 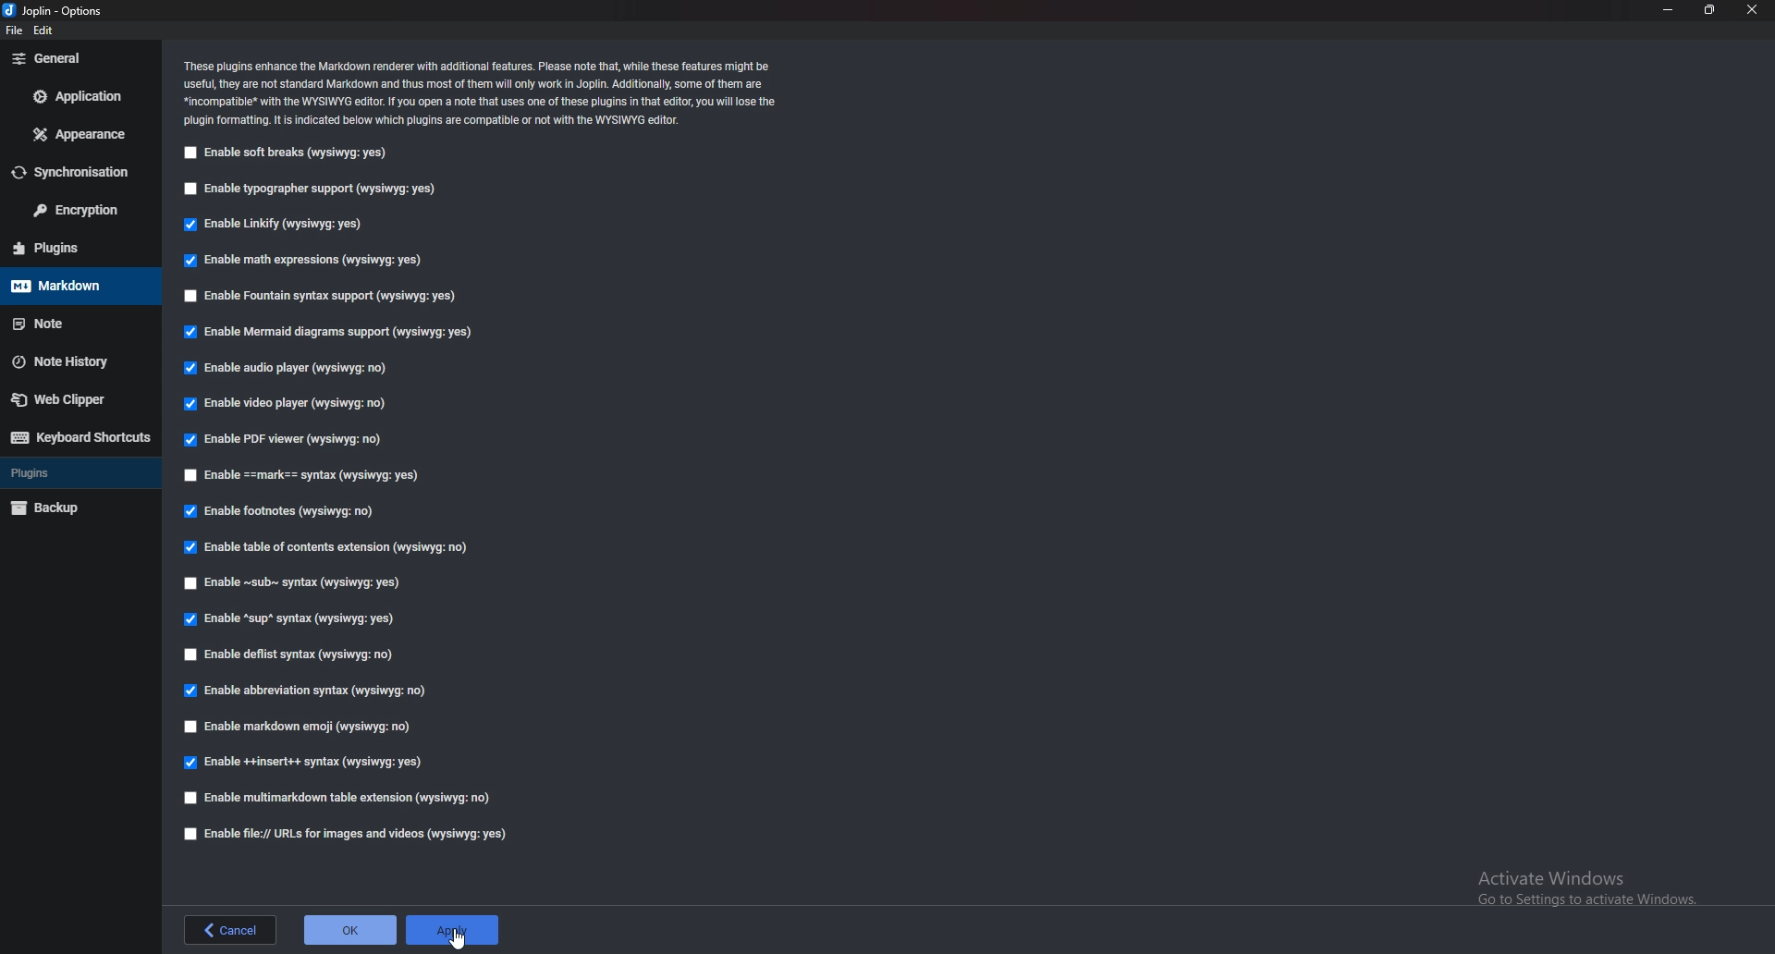 I want to click on Enable footnotes, so click(x=284, y=509).